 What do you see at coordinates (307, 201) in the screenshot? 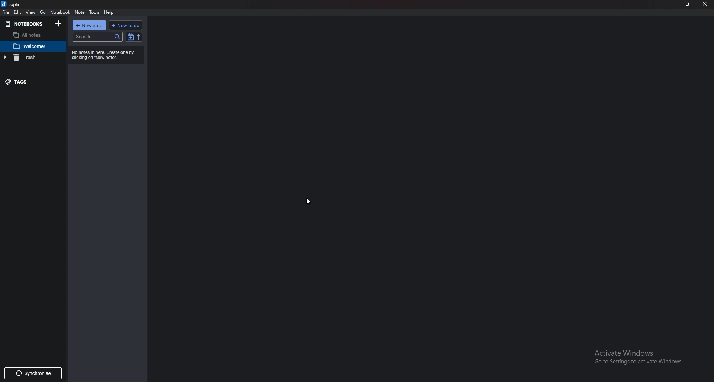
I see `cursor` at bounding box center [307, 201].